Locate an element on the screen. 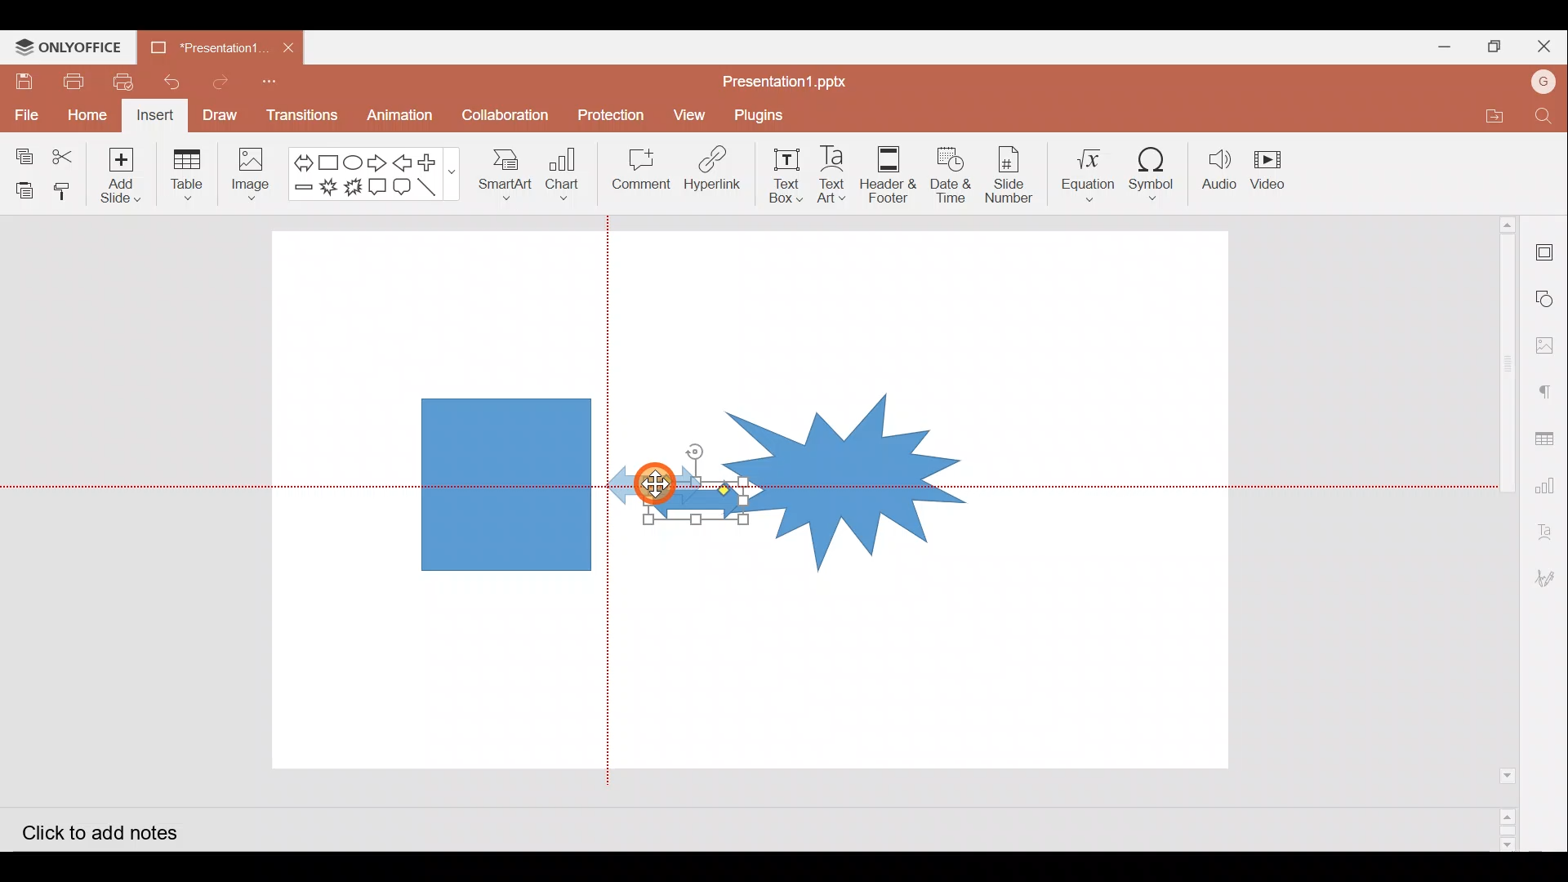 The height and width of the screenshot is (882, 1568). Slide settings is located at coordinates (1545, 247).